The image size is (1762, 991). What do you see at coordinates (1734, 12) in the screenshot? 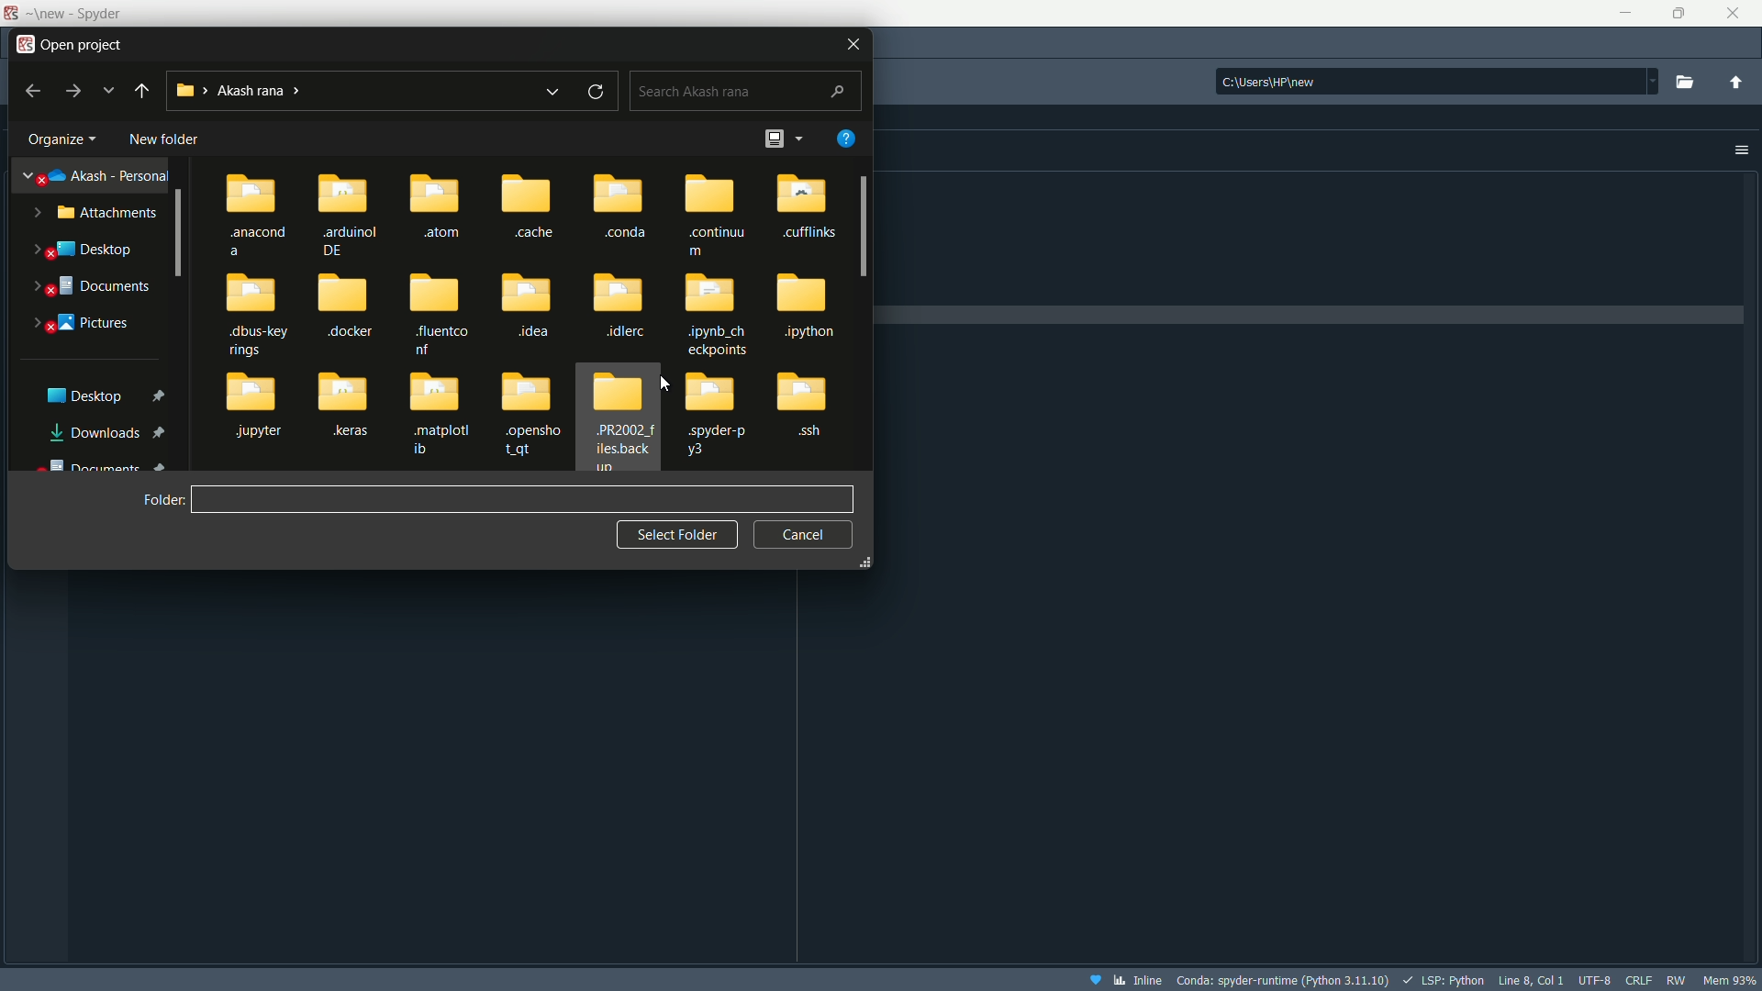
I see `close ` at bounding box center [1734, 12].